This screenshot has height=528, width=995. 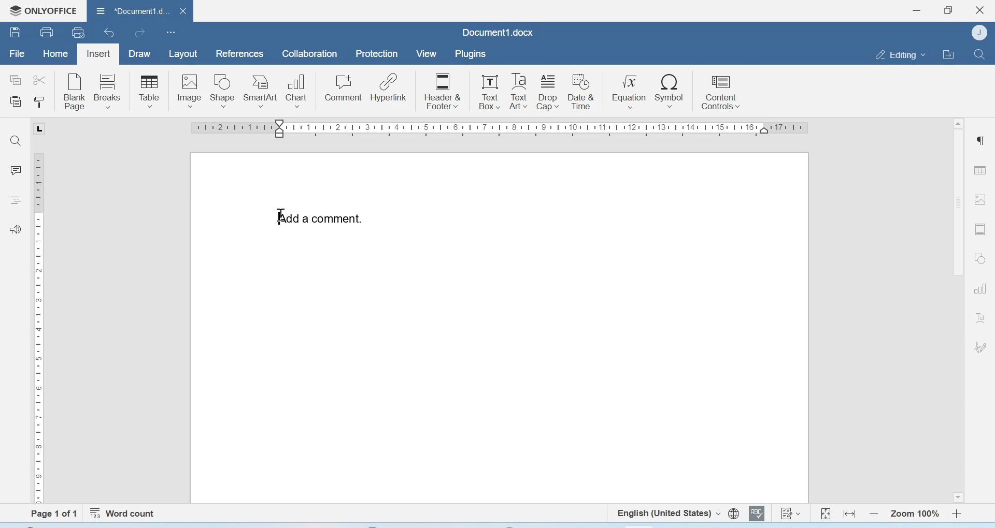 I want to click on Undo, so click(x=110, y=33).